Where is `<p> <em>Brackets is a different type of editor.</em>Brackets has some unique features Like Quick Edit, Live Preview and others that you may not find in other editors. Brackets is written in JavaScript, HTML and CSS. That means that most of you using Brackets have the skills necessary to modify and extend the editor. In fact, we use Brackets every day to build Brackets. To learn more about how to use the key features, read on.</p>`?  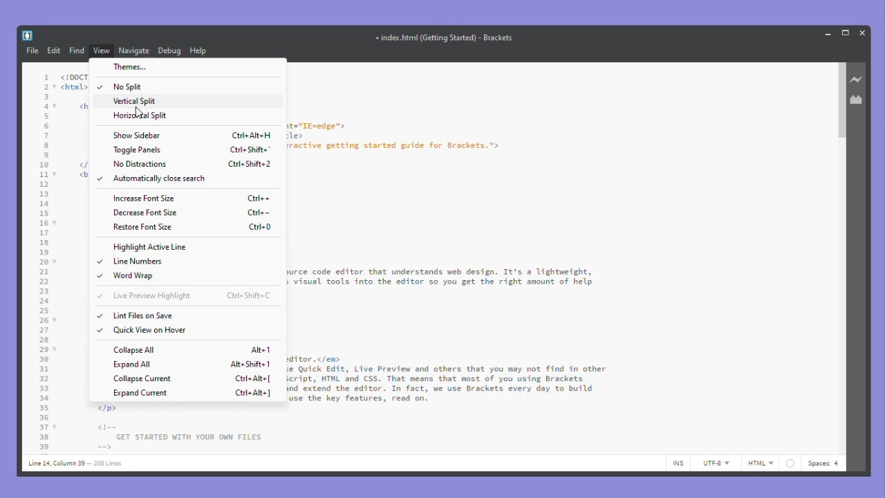
<p> <em>Brackets is a different type of editor.</em>Brackets has some unique features Like Quick Edit, Live Preview and others that you may not find in other editors. Brackets is written in JavaScript, HTML and CSS. That means that most of you using Brackets have the skills necessary to modify and extend the editor. In fact, we use Brackets every day to build Brackets. To learn more about how to use the key features, read on.</p> is located at coordinates (447, 380).